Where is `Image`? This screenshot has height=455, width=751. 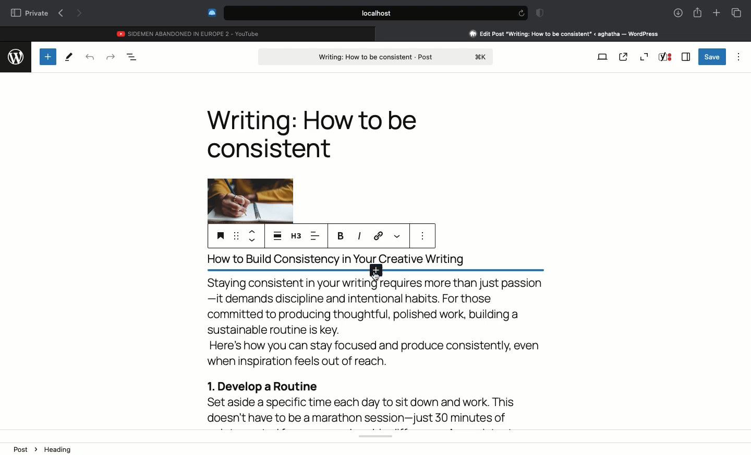 Image is located at coordinates (250, 198).